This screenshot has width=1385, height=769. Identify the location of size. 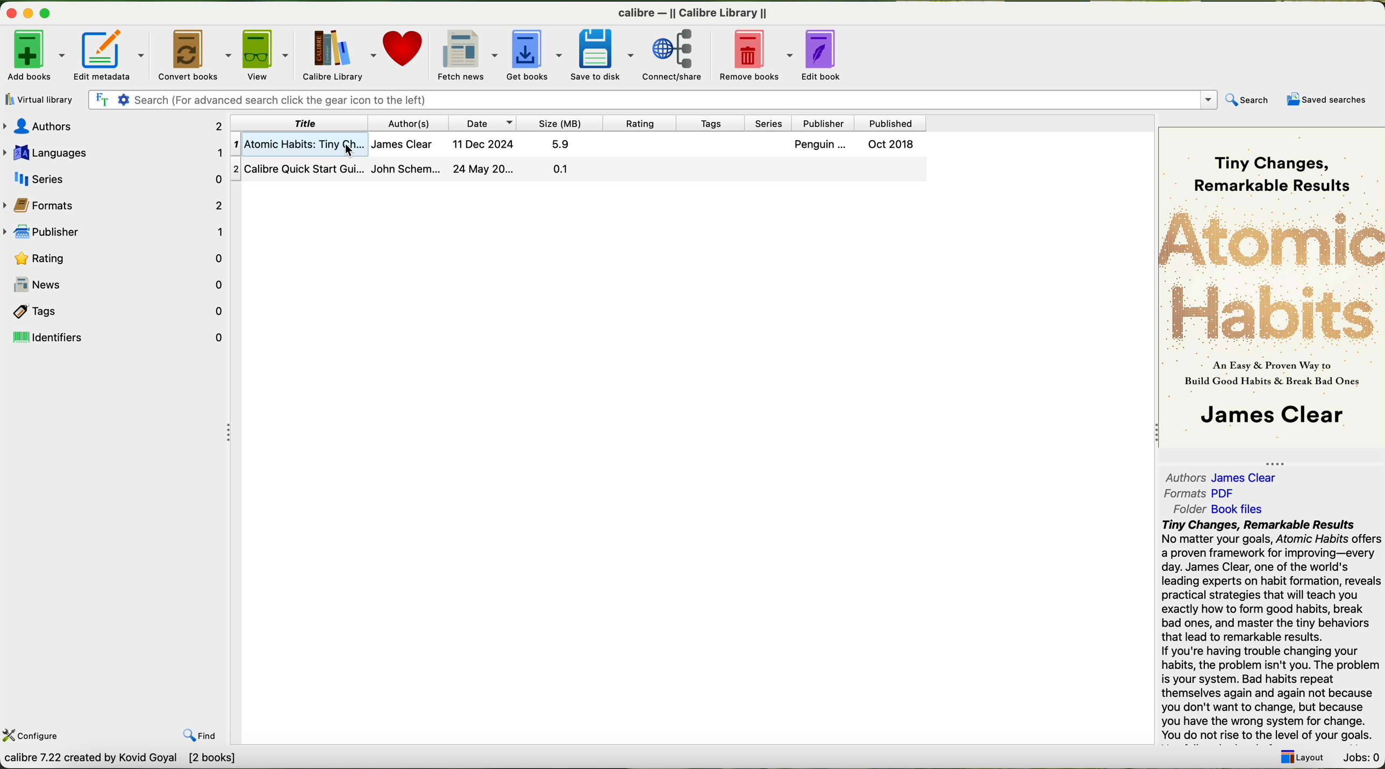
(561, 123).